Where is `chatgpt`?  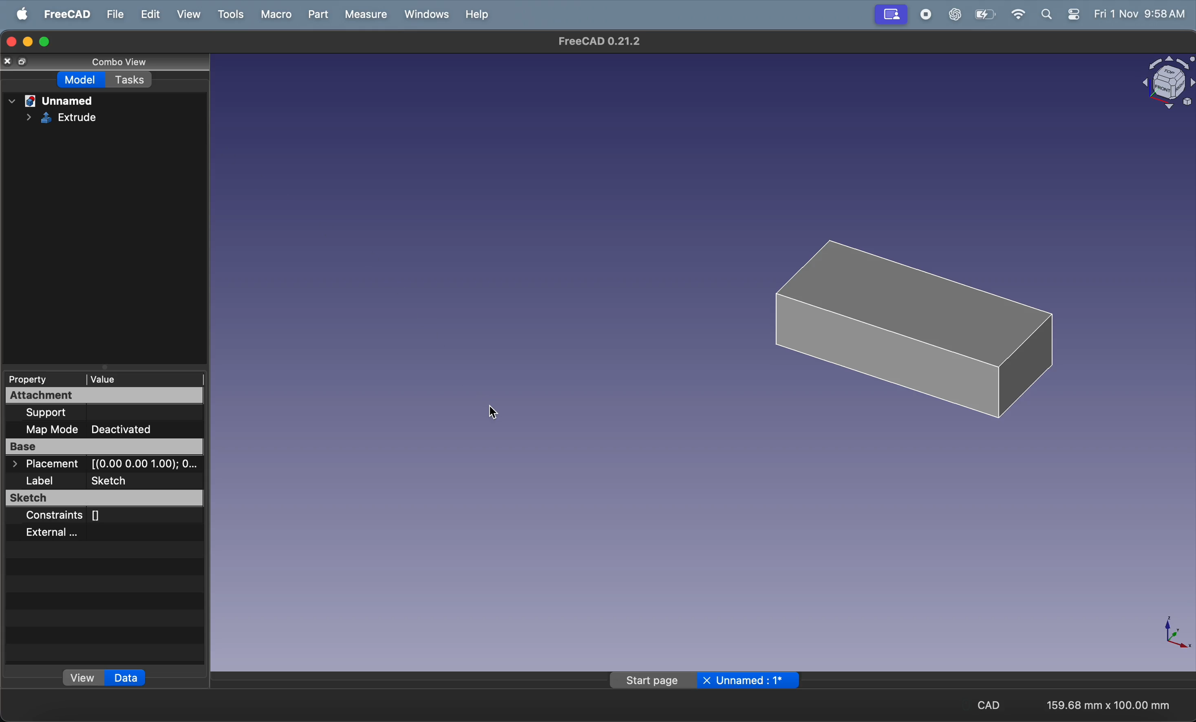
chatgpt is located at coordinates (953, 14).